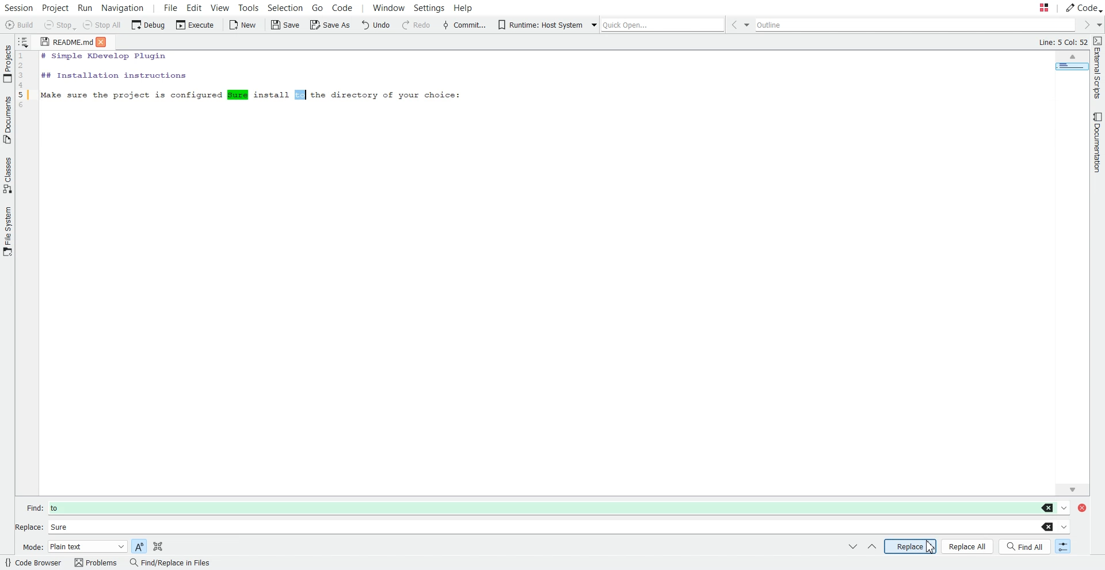 The width and height of the screenshot is (1105, 570). Describe the element at coordinates (158, 545) in the screenshot. I see `Search in selection only` at that location.